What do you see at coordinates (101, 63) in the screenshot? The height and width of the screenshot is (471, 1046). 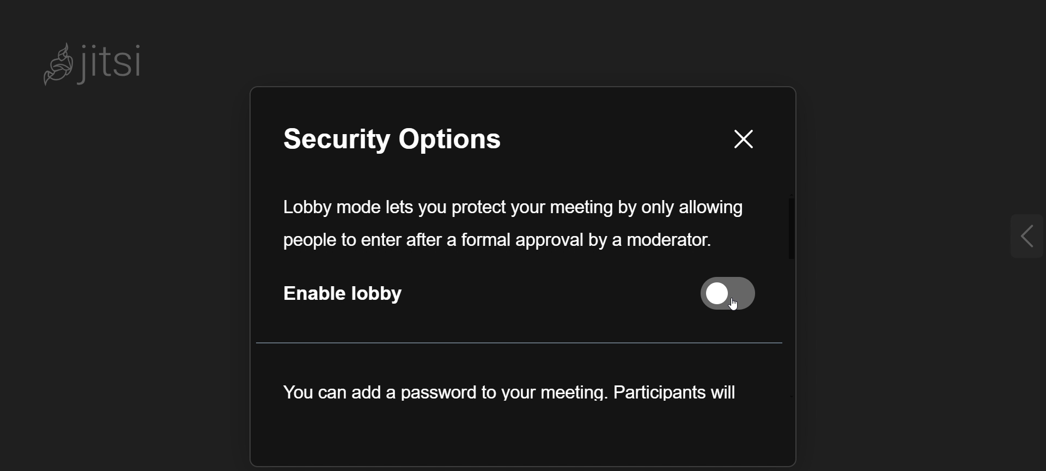 I see `Jitsi` at bounding box center [101, 63].